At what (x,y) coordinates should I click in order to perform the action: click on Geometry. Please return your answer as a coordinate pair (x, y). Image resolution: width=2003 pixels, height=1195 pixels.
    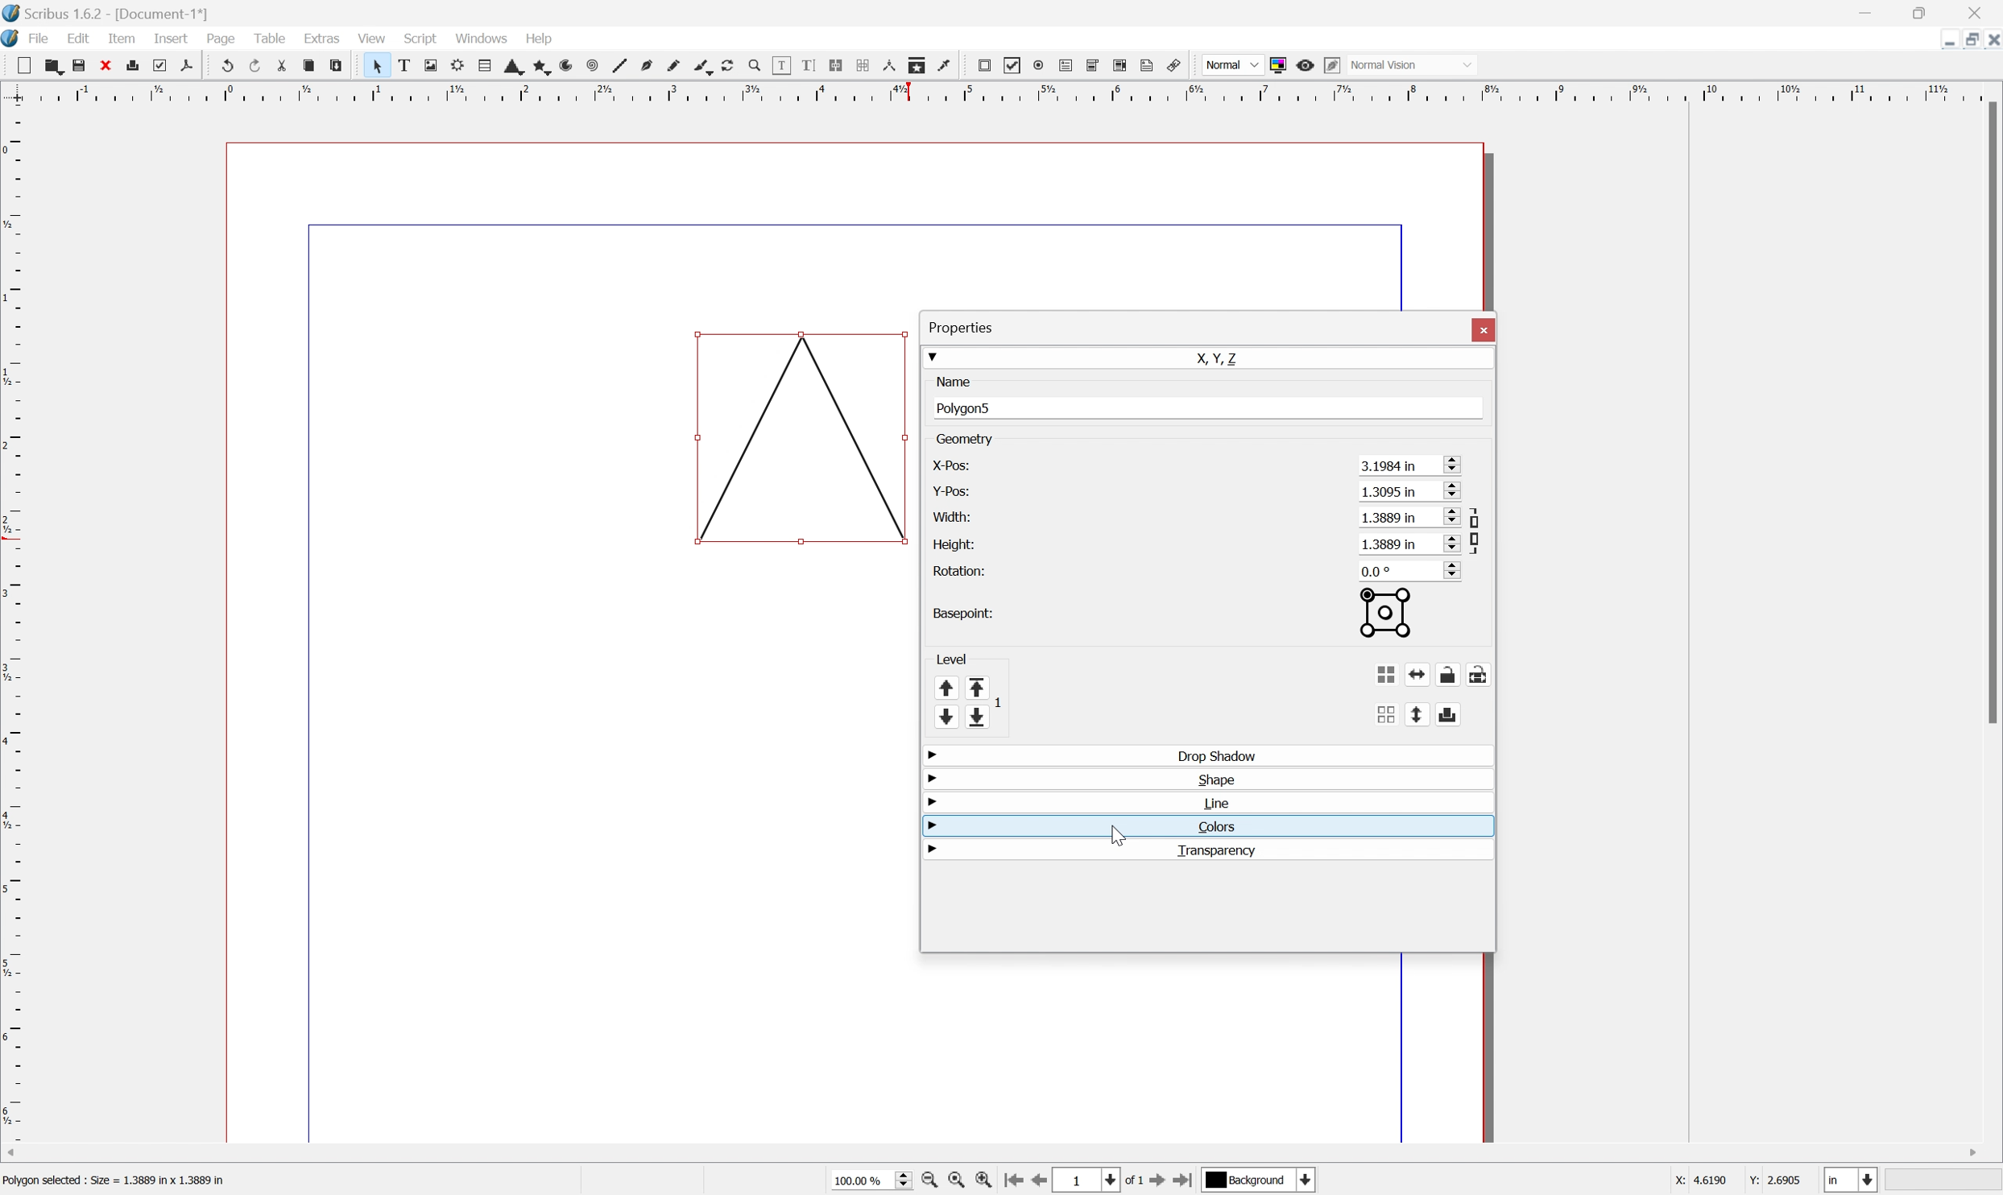
    Looking at the image, I should click on (966, 439).